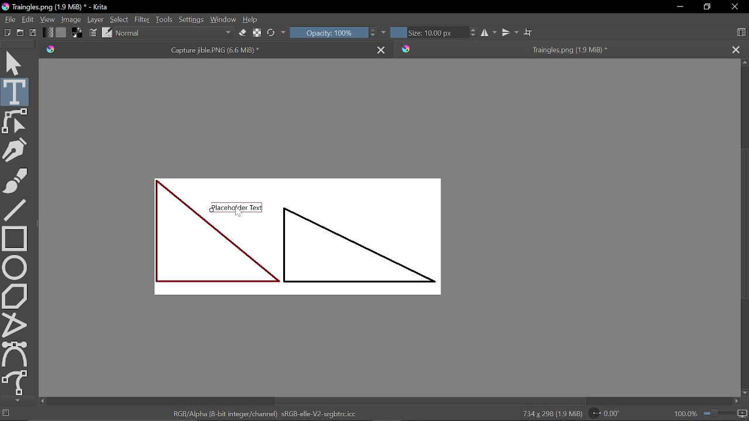  Describe the element at coordinates (327, 33) in the screenshot. I see `Opacity: 100%` at that location.